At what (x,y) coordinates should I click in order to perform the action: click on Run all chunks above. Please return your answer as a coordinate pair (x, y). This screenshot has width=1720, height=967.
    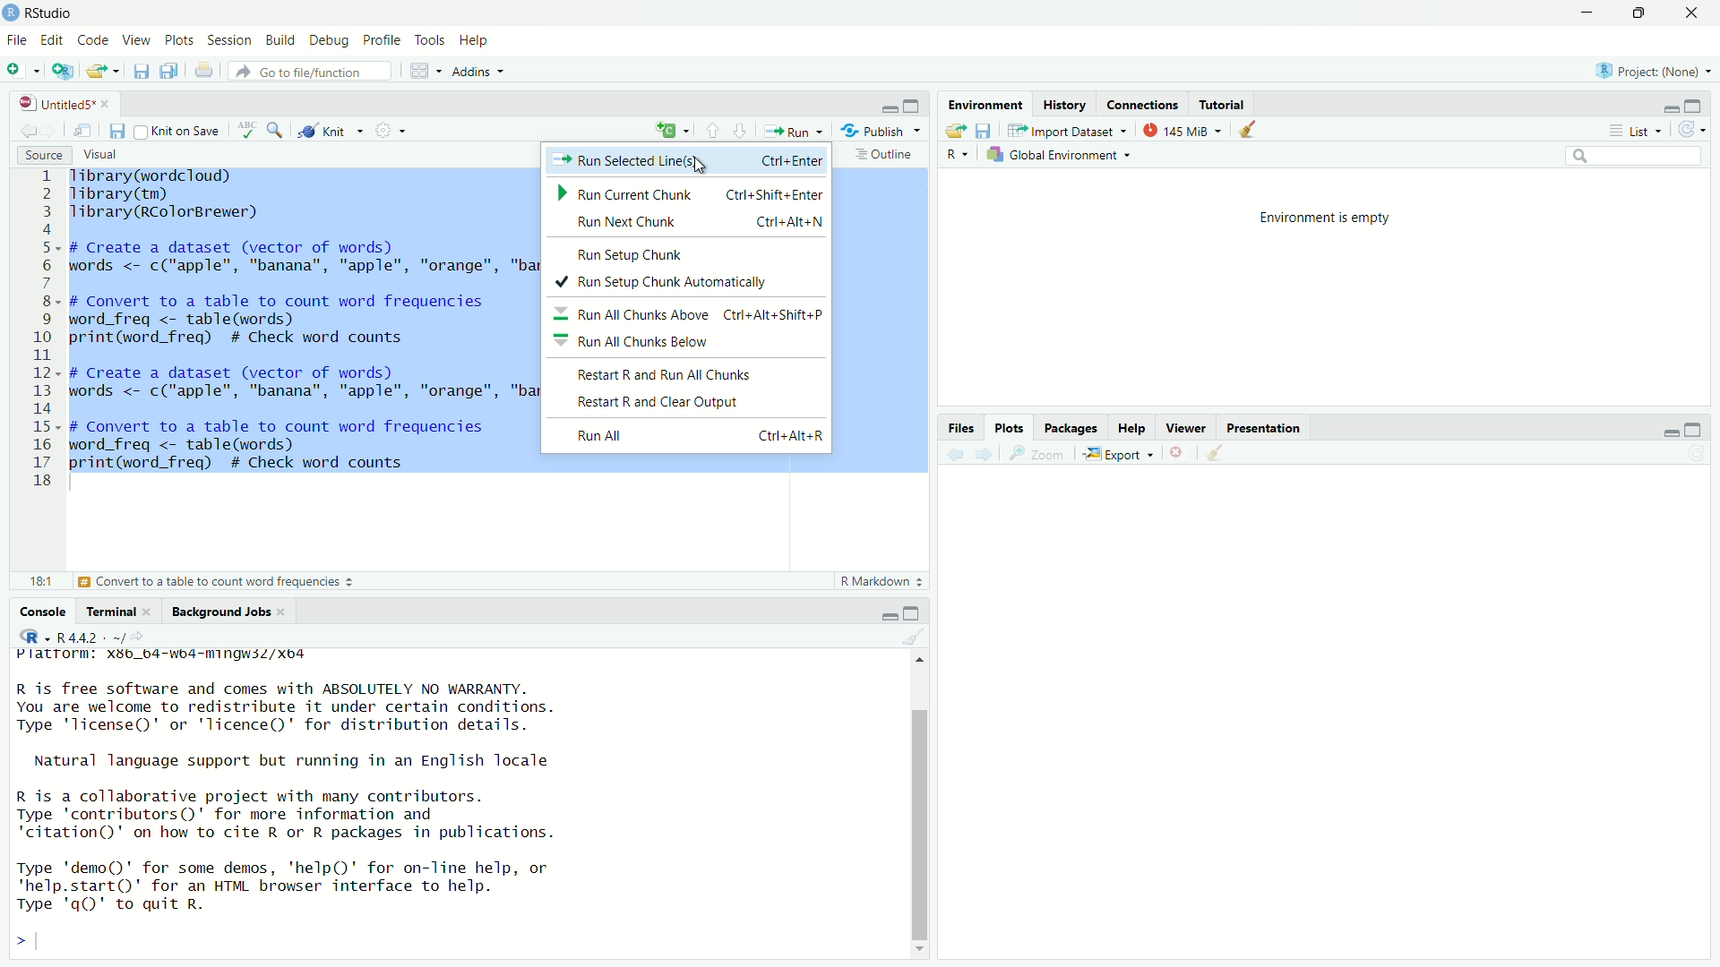
    Looking at the image, I should click on (690, 313).